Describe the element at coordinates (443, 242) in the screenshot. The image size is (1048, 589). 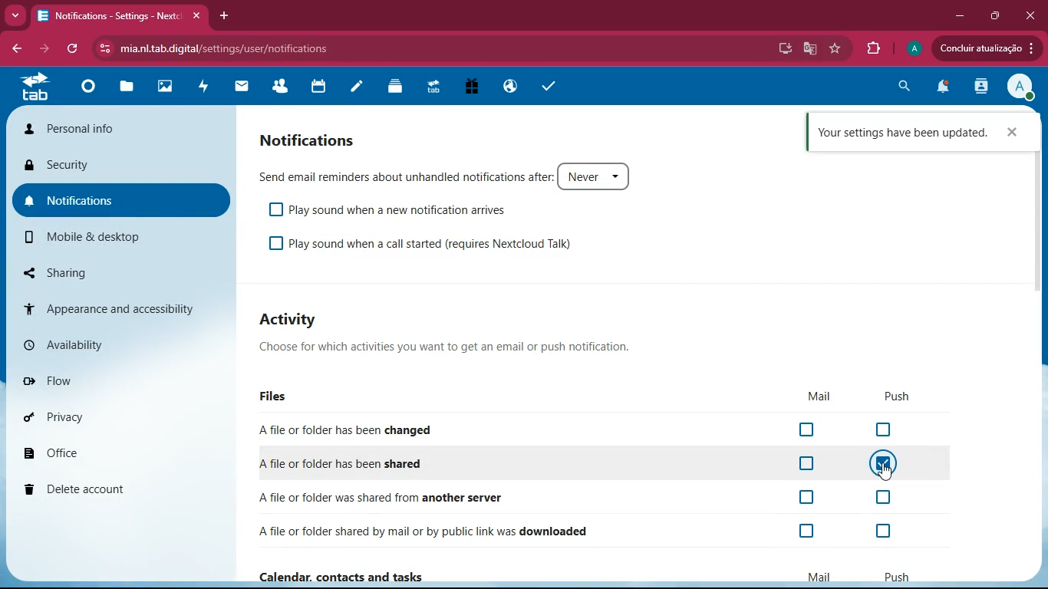
I see `play sound` at that location.